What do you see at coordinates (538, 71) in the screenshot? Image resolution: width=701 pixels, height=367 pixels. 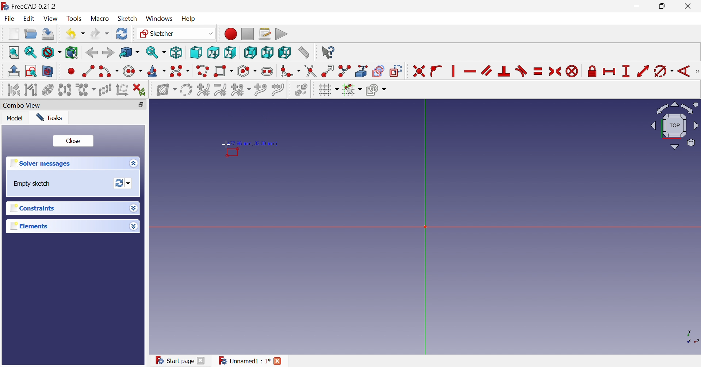 I see `Constrain equal` at bounding box center [538, 71].